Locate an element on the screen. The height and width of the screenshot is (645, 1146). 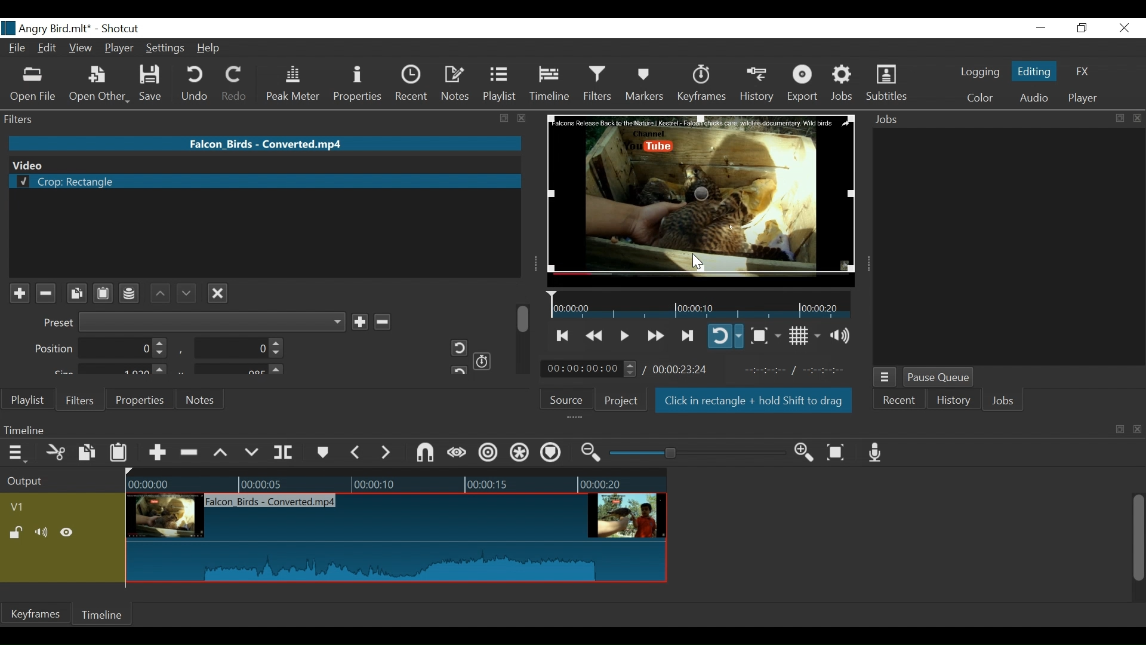
History is located at coordinates (954, 402).